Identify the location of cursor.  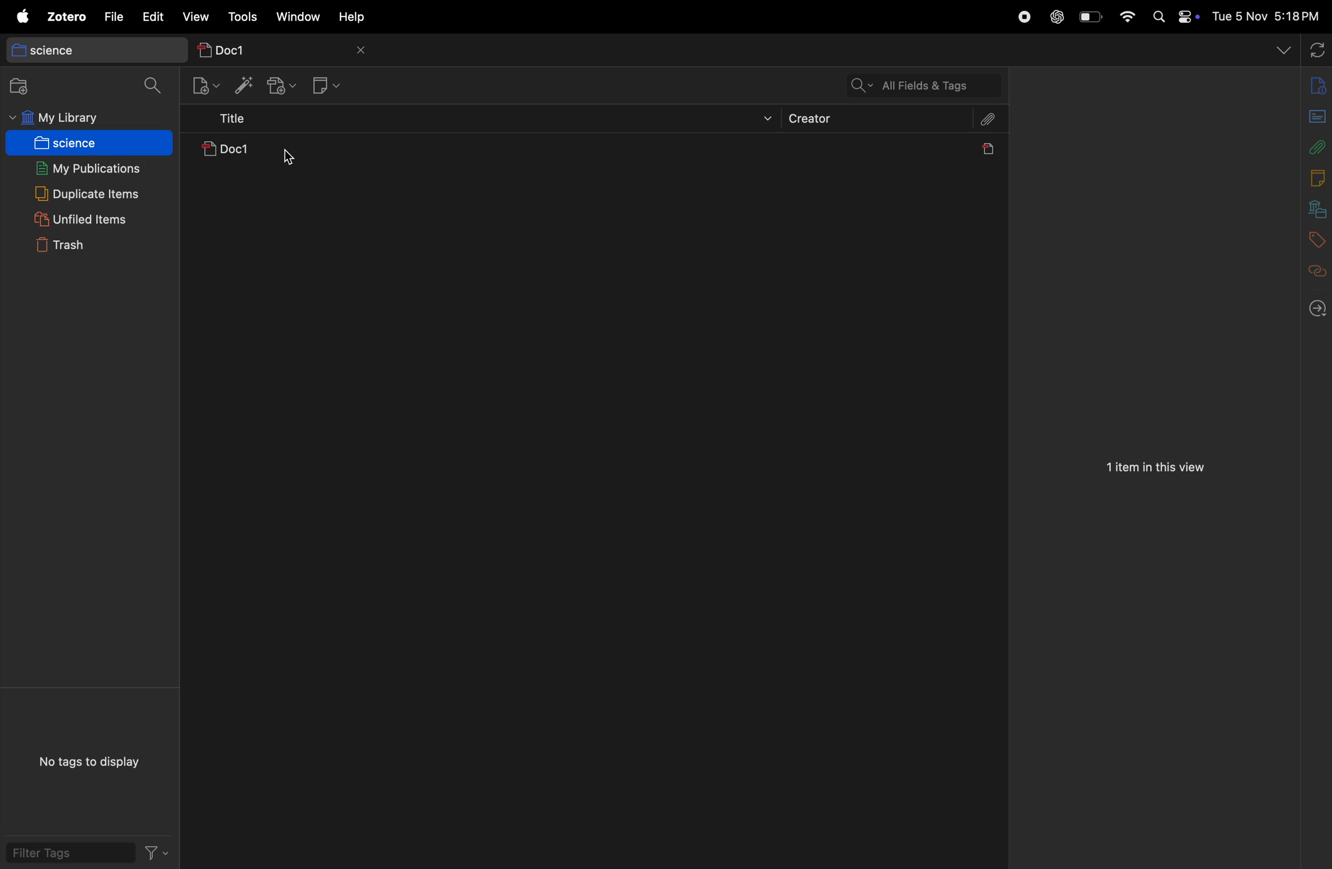
(289, 158).